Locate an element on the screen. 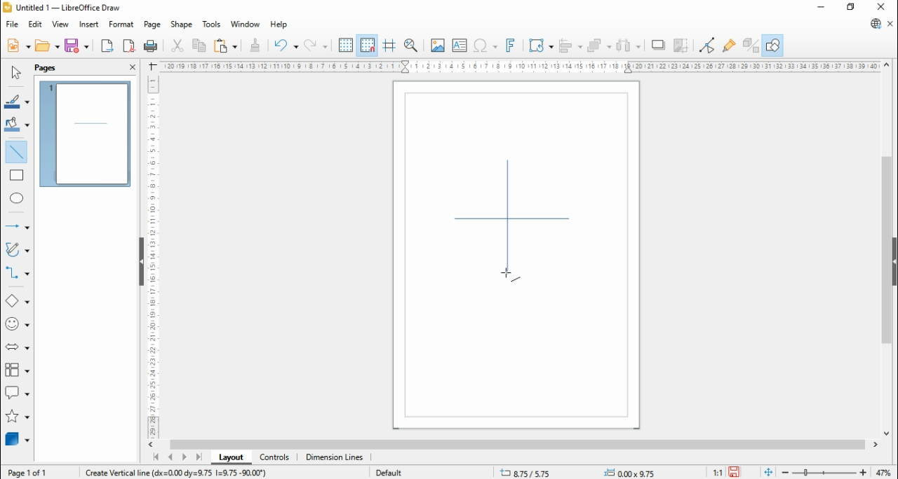  rectangle is located at coordinates (17, 175).